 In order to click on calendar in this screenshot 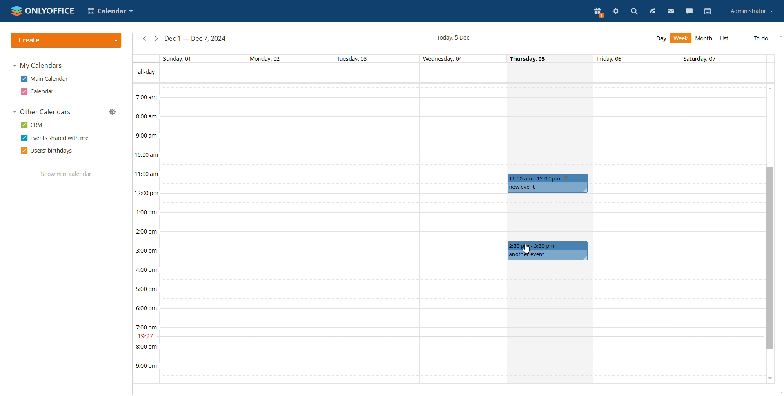, I will do `click(39, 91)`.